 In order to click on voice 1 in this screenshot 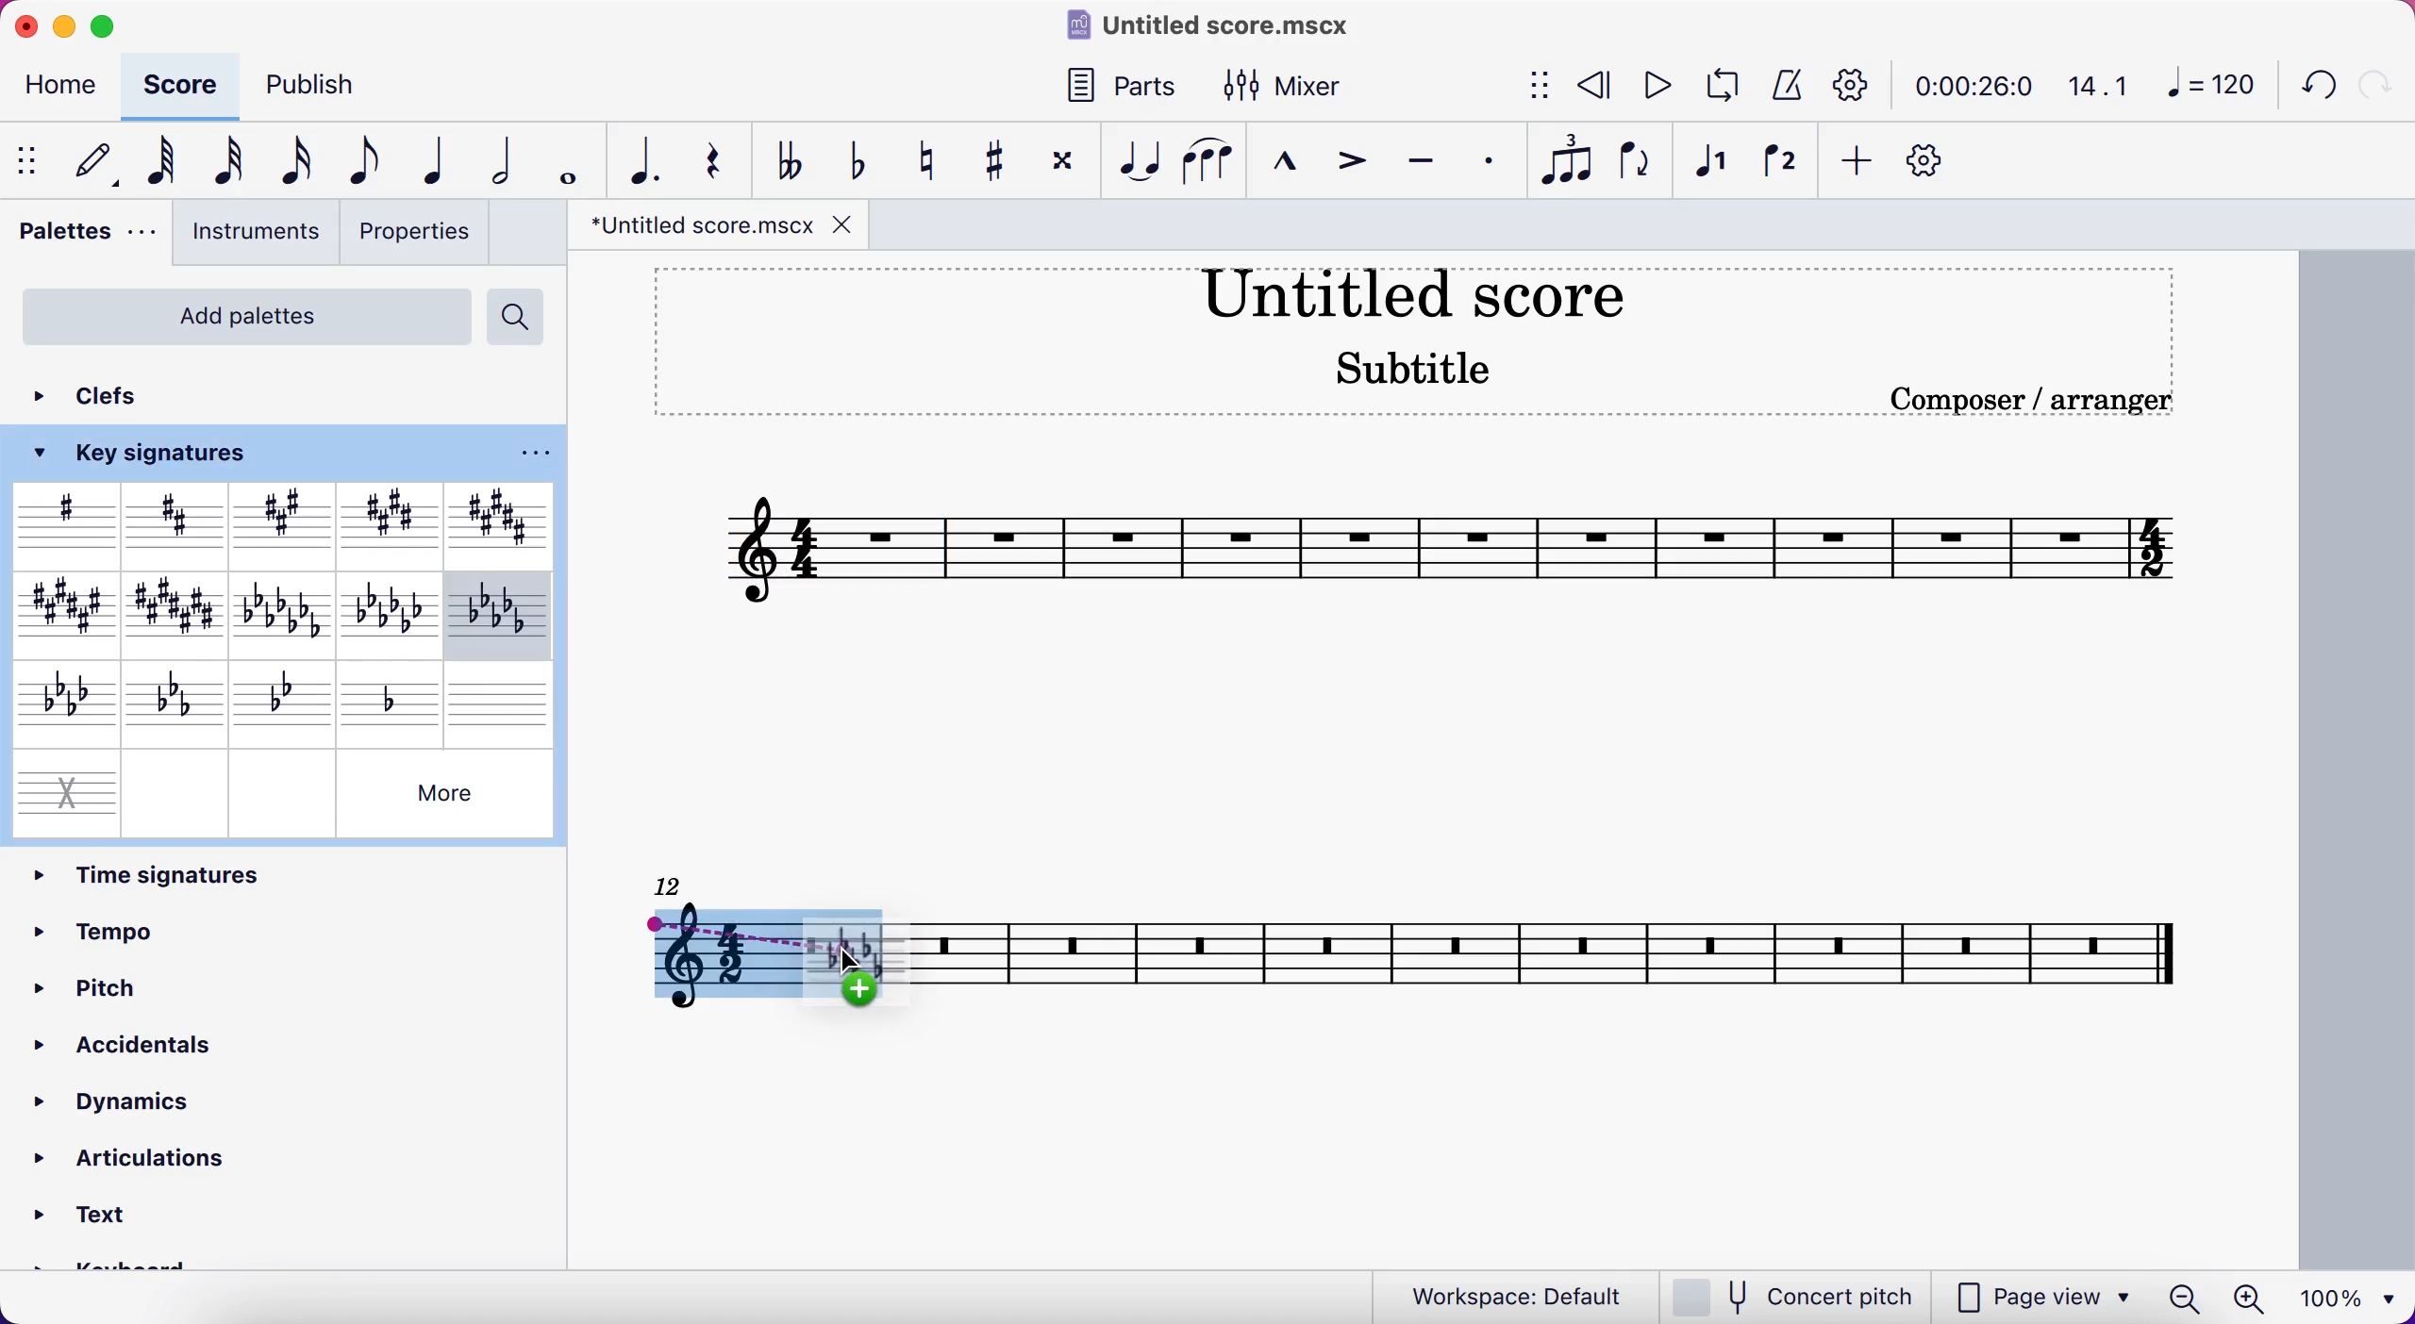, I will do `click(1718, 167)`.